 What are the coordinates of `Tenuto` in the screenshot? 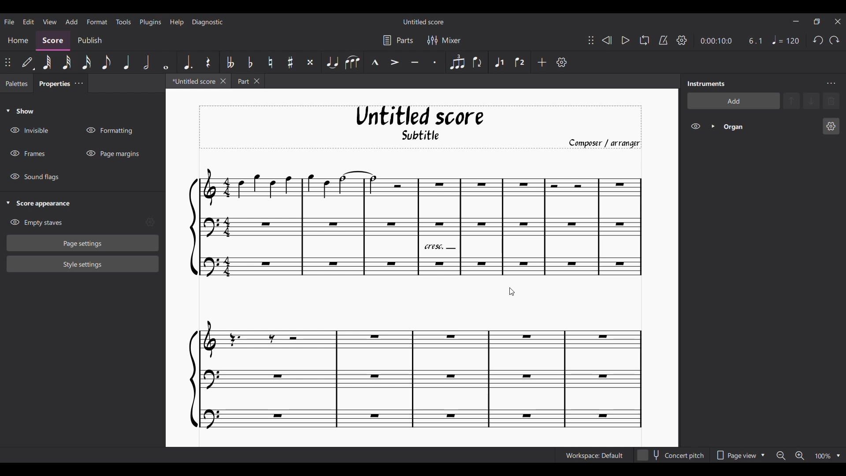 It's located at (416, 62).